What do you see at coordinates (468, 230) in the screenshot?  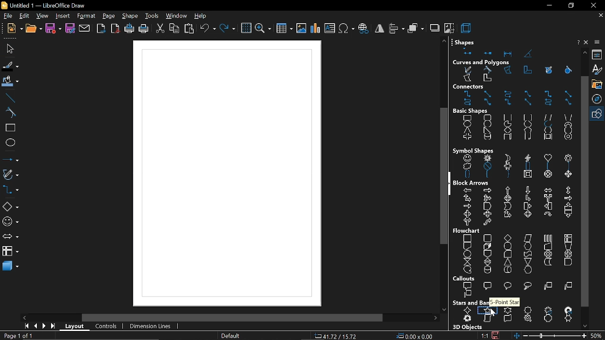 I see `flowchart` at bounding box center [468, 230].